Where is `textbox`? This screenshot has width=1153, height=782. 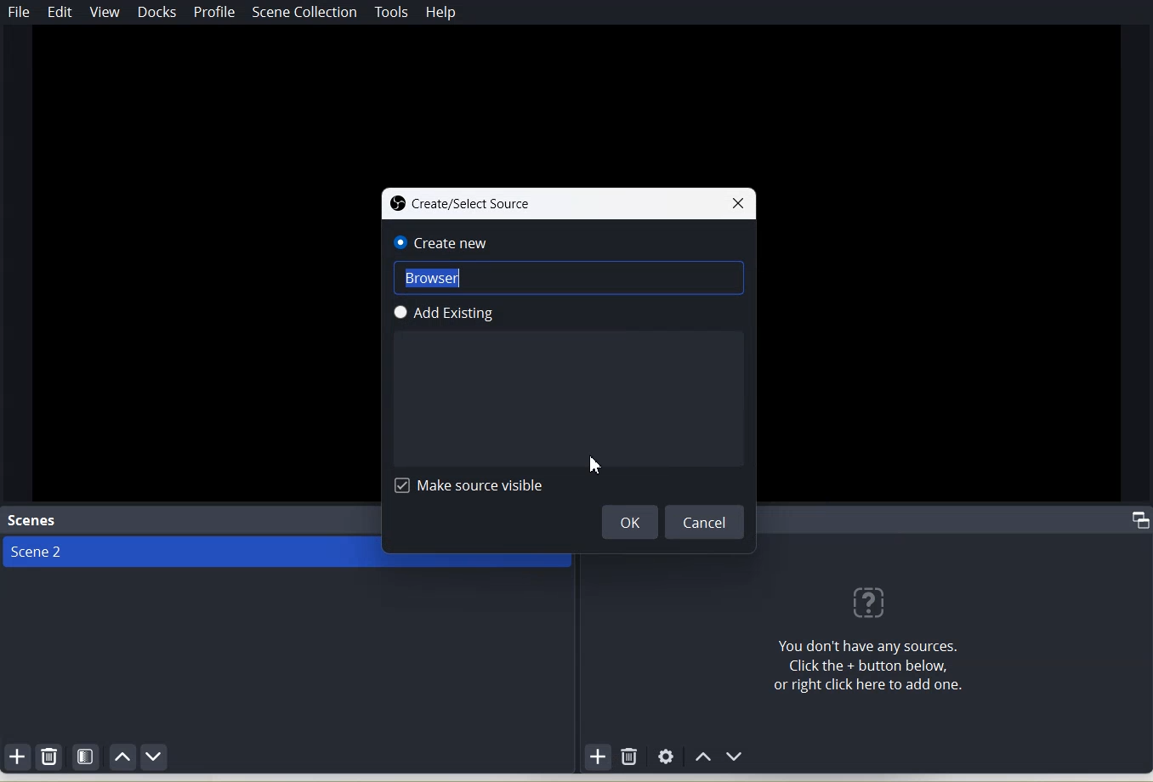 textbox is located at coordinates (571, 397).